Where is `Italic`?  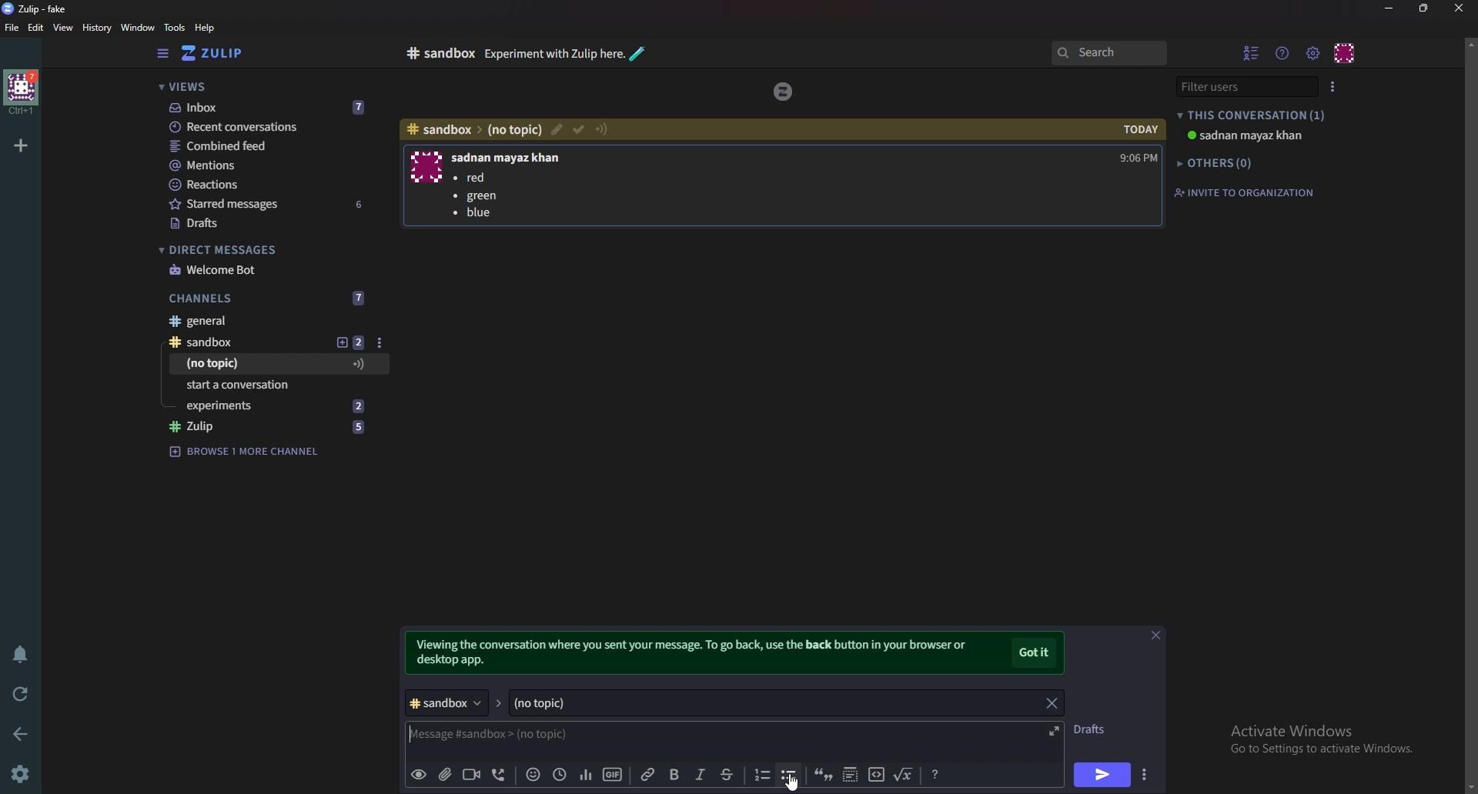
Italic is located at coordinates (701, 775).